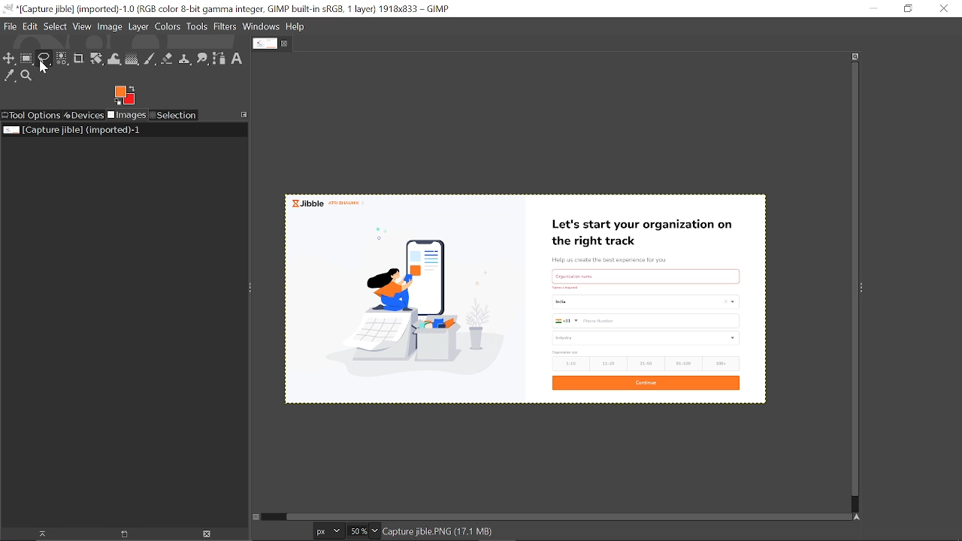 The width and height of the screenshot is (962, 541). Describe the element at coordinates (44, 59) in the screenshot. I see `Free select tool` at that location.